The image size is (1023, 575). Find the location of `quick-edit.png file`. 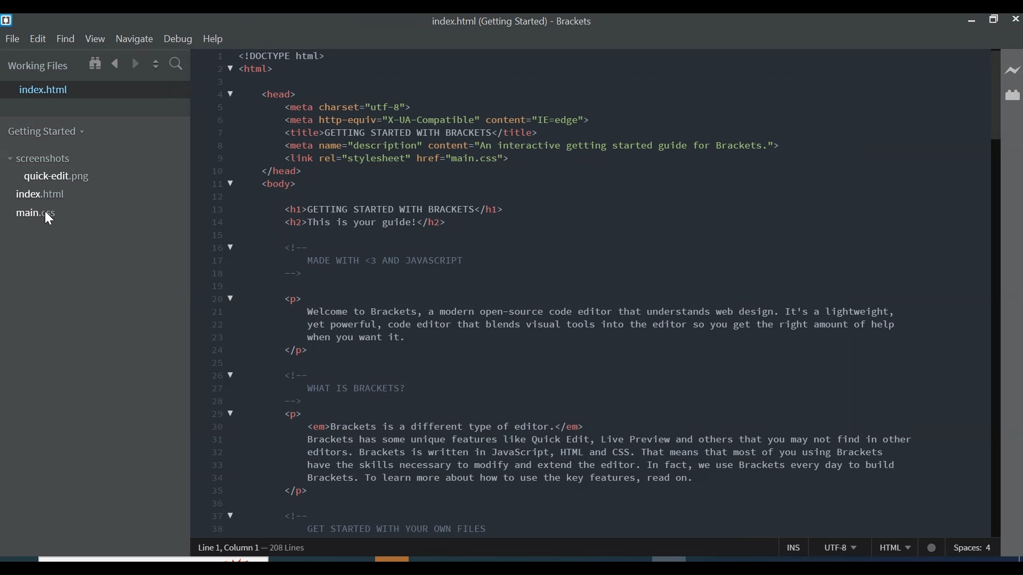

quick-edit.png file is located at coordinates (59, 177).